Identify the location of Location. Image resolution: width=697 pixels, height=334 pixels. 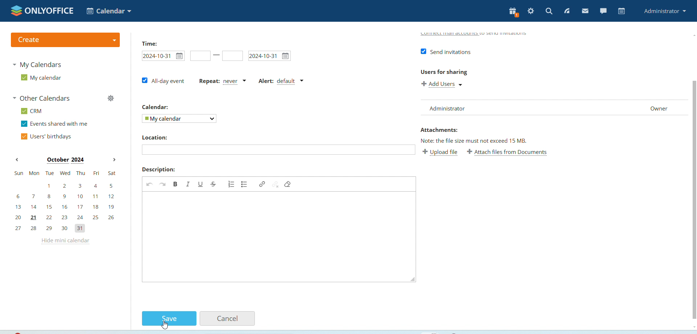
(154, 137).